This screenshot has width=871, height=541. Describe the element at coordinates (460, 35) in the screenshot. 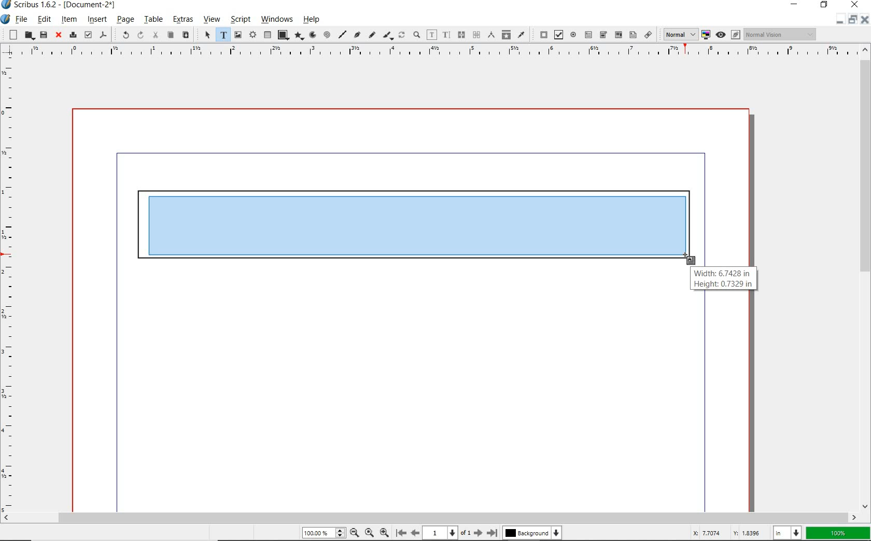

I see `unlink text frames` at that location.